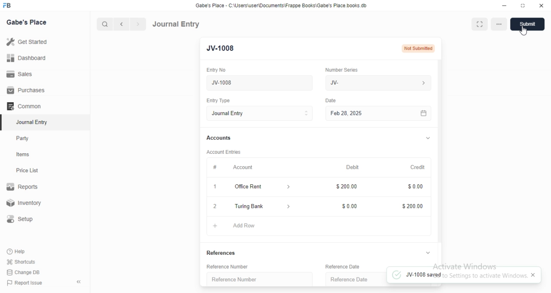  I want to click on Debit, so click(353, 167).